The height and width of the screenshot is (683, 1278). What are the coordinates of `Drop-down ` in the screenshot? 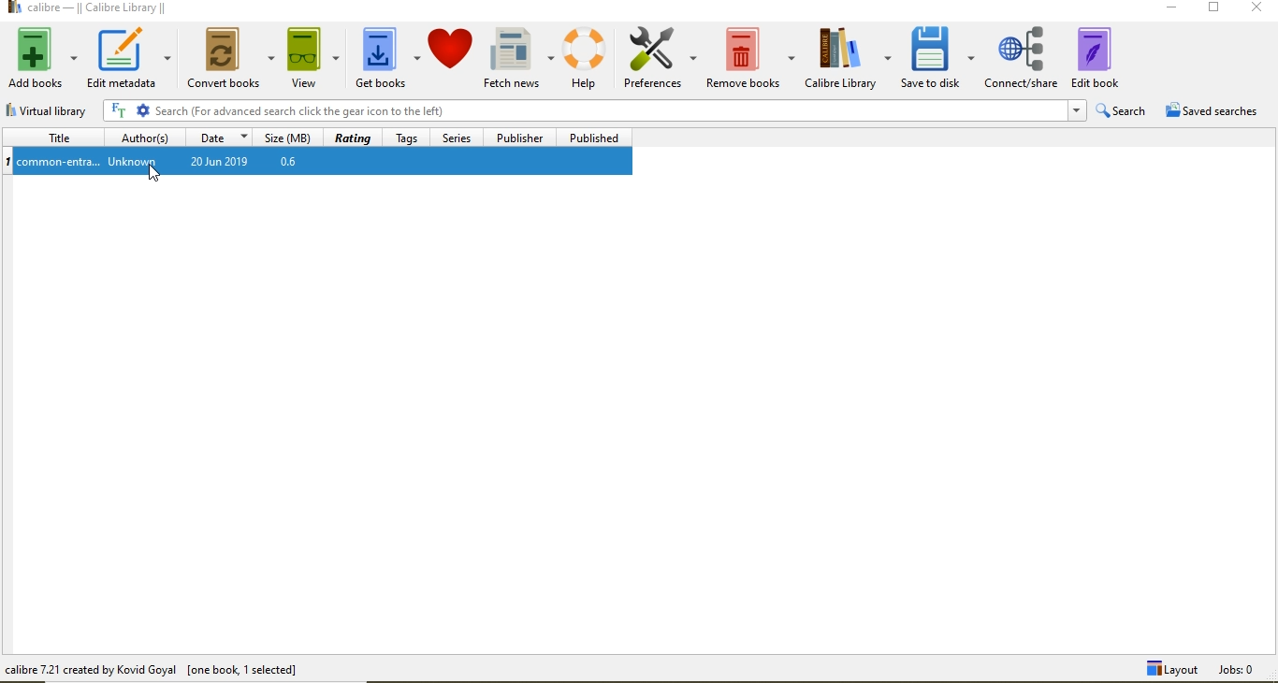 It's located at (1076, 110).